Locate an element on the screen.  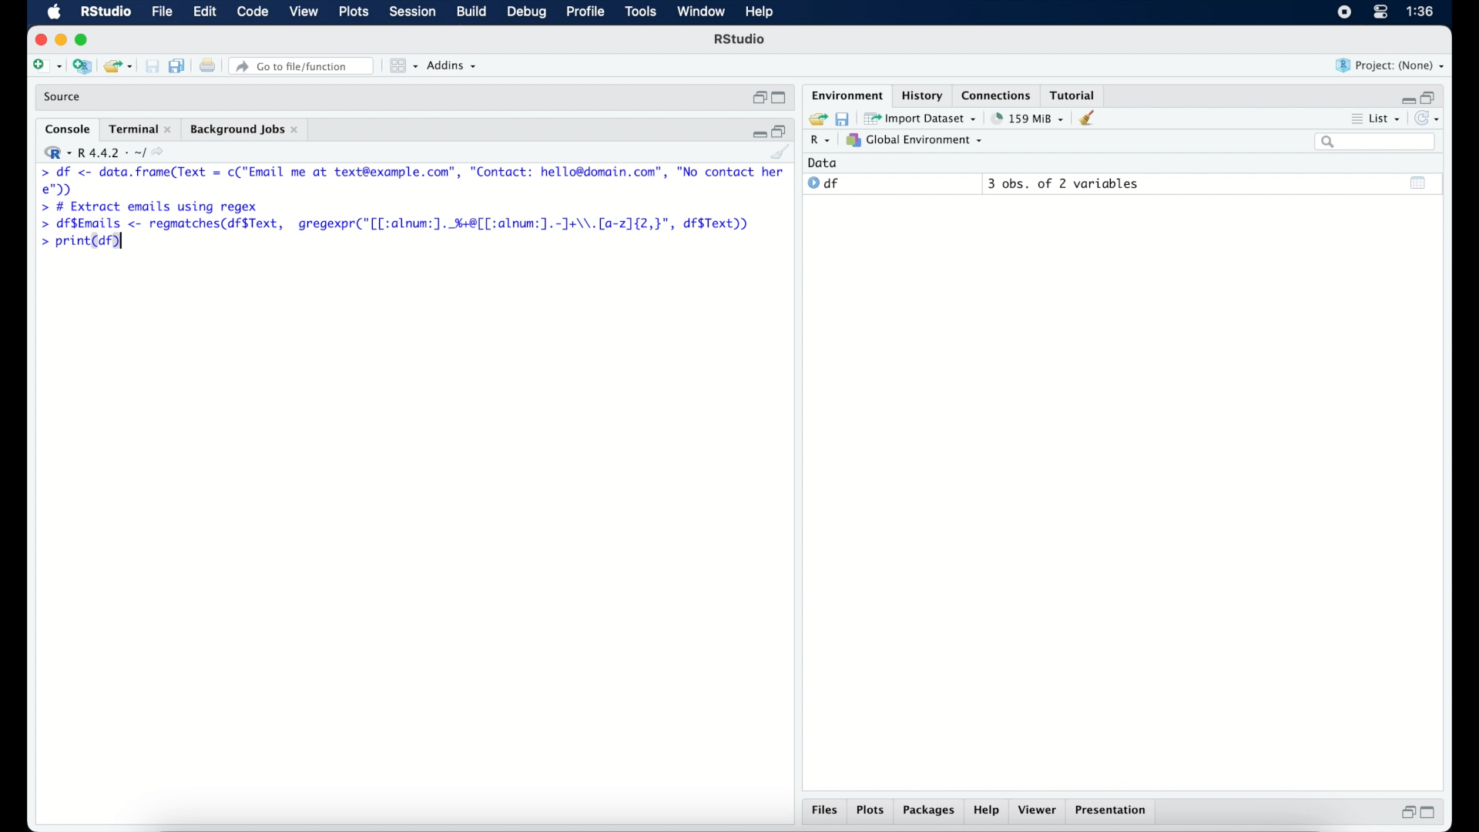
3 obs, of 2 variables is located at coordinates (1064, 183).